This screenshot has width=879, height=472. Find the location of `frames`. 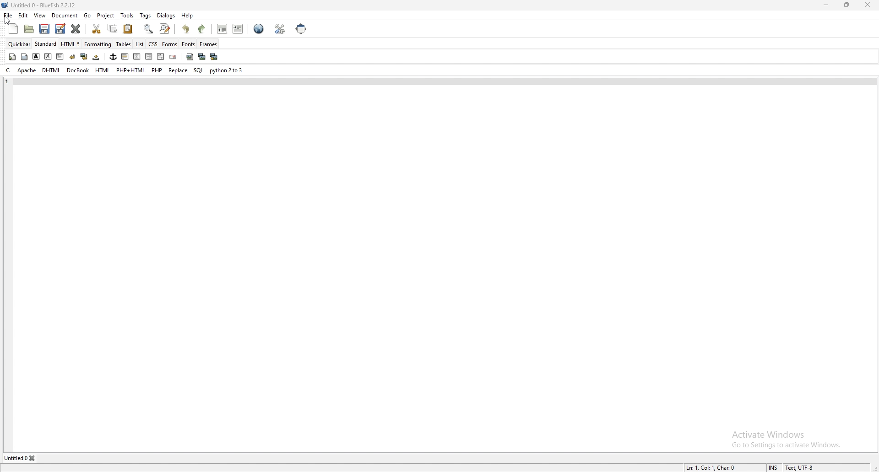

frames is located at coordinates (209, 44).